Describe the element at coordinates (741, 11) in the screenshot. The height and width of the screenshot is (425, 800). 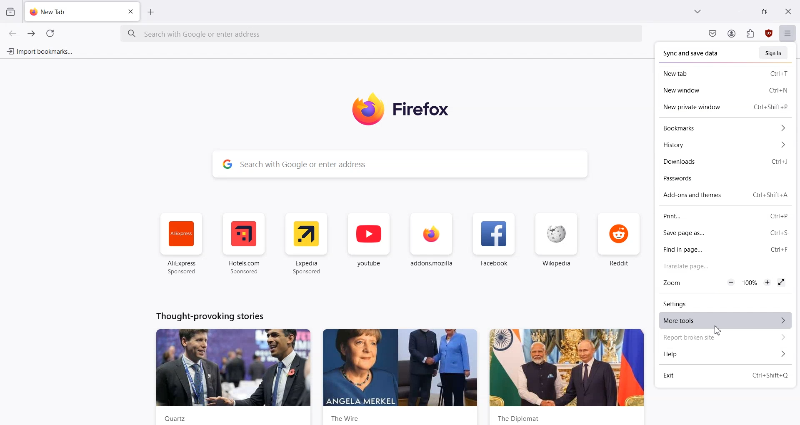
I see `Minimize` at that location.